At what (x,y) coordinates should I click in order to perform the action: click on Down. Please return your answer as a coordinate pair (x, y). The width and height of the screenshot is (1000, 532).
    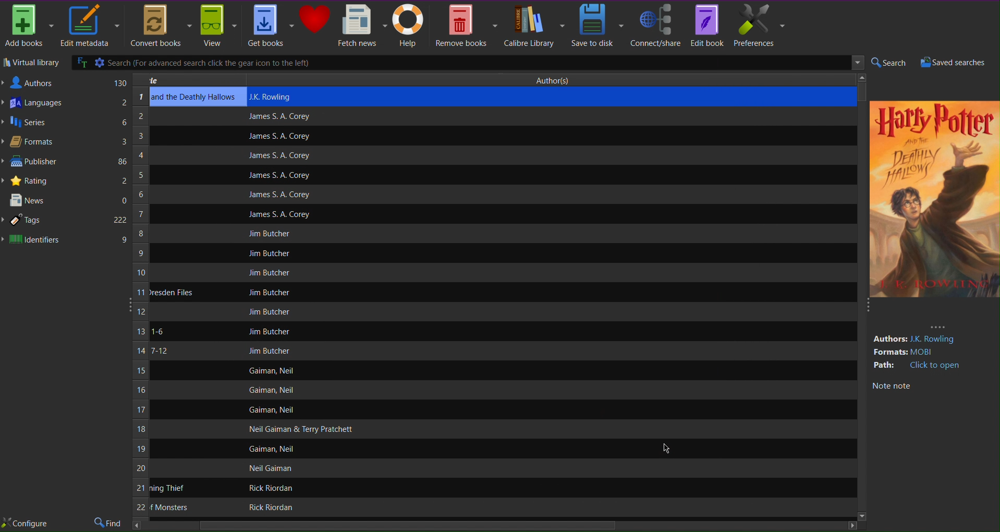
    Looking at the image, I should click on (861, 515).